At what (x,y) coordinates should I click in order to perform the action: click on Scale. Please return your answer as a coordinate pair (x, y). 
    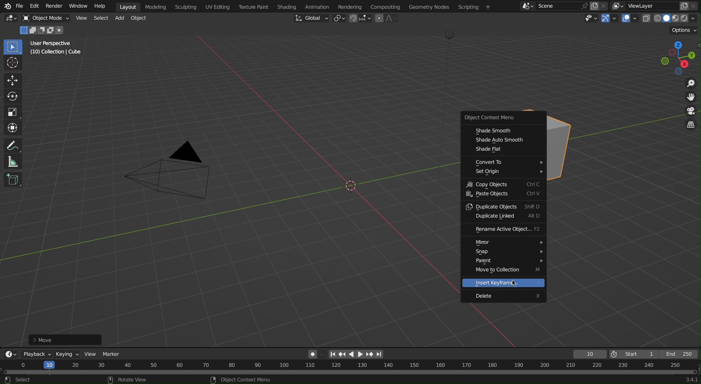
    Looking at the image, I should click on (14, 110).